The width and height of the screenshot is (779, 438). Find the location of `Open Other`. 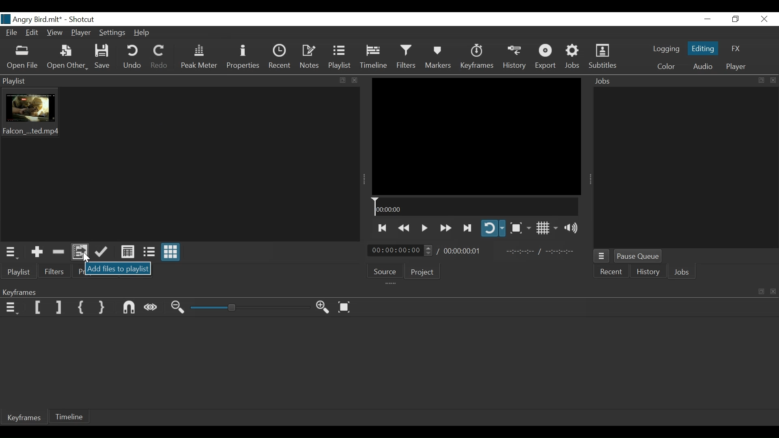

Open Other is located at coordinates (67, 58).